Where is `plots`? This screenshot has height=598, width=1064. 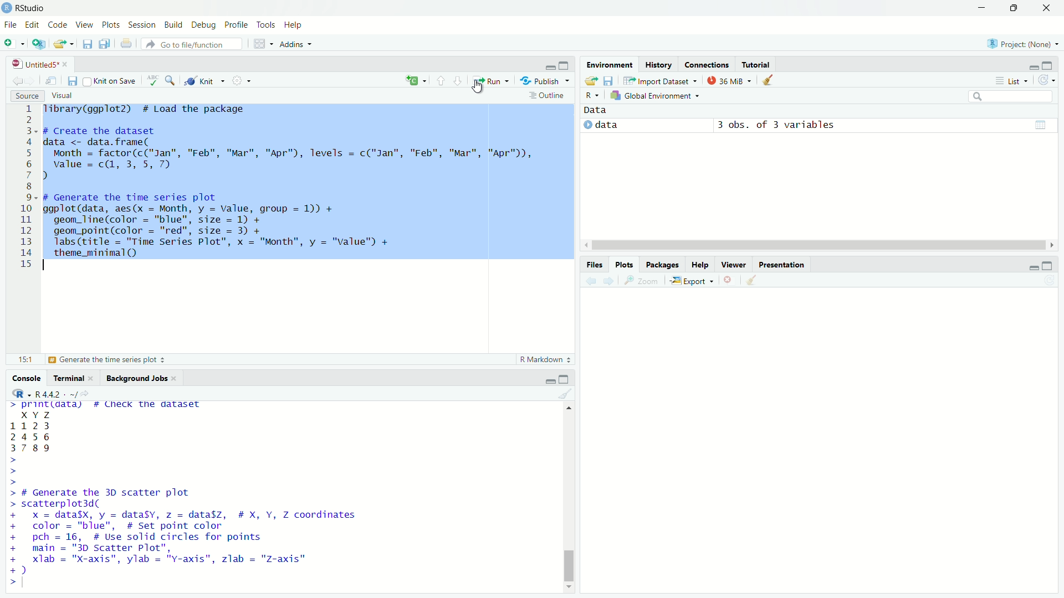
plots is located at coordinates (625, 264).